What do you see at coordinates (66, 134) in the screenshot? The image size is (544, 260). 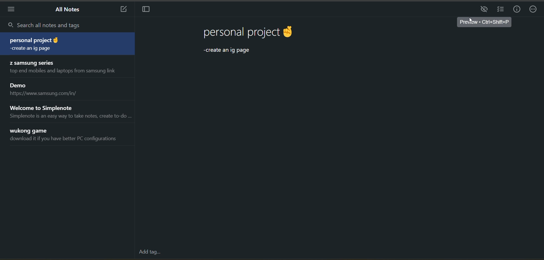 I see `note title and preview` at bounding box center [66, 134].